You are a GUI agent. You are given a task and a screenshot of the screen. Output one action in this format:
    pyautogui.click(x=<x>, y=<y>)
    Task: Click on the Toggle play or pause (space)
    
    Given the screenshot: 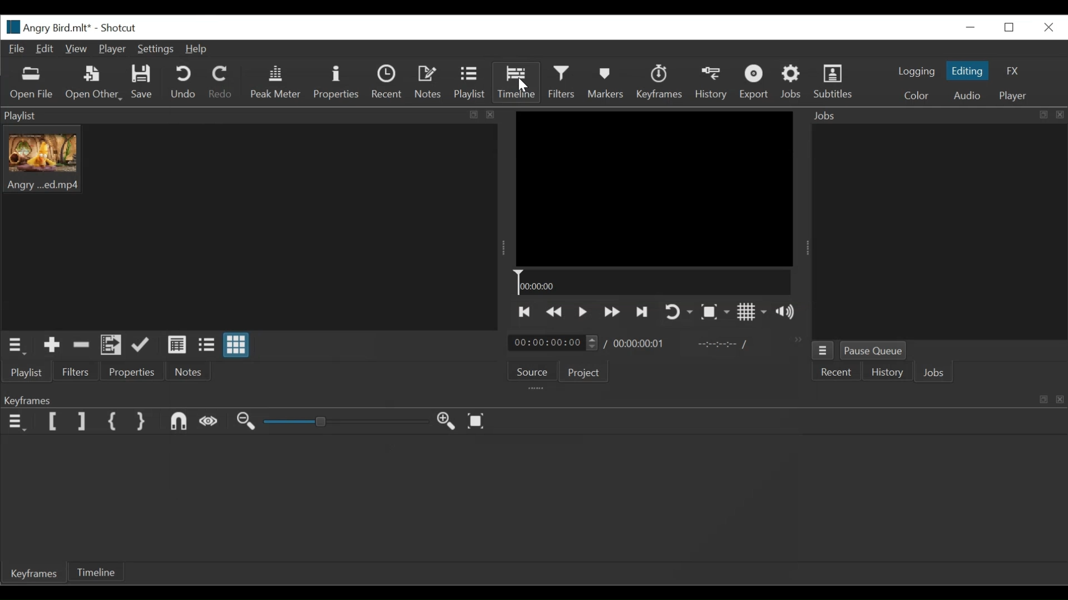 What is the action you would take?
    pyautogui.click(x=582, y=312)
    